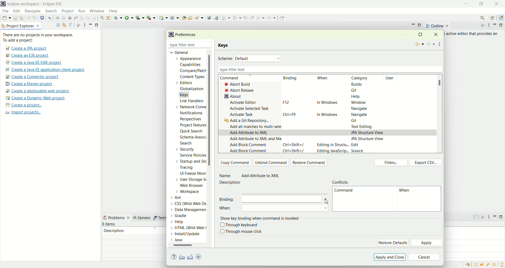 Image resolution: width=505 pixels, height=268 pixels. What do you see at coordinates (36, 18) in the screenshot?
I see `redo` at bounding box center [36, 18].